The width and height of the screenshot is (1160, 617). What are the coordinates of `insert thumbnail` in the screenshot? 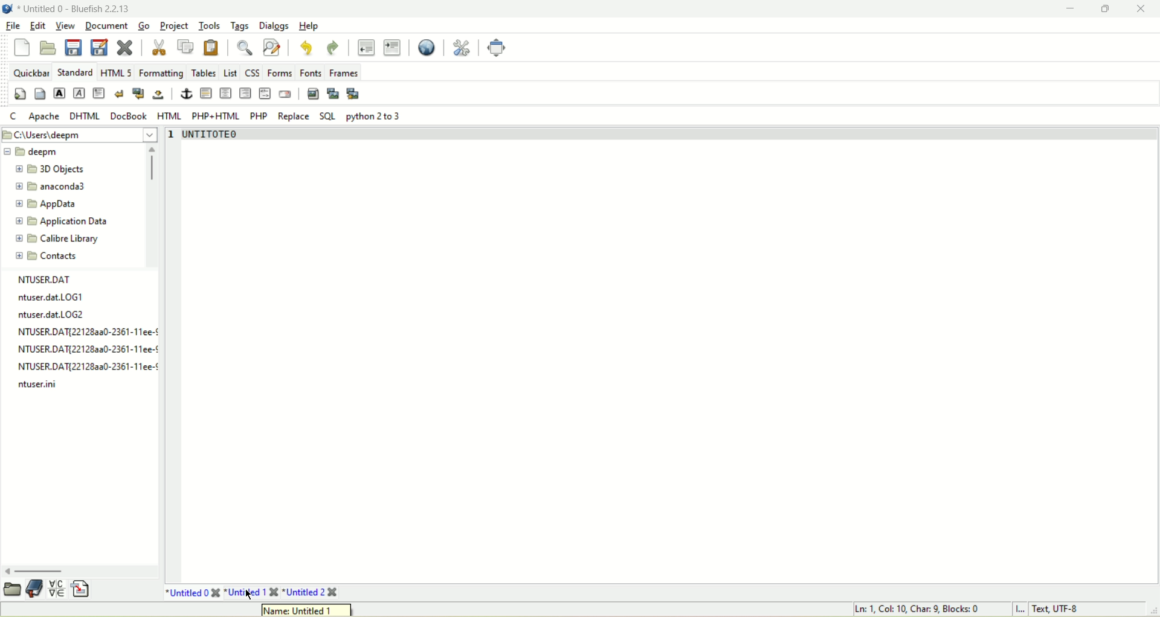 It's located at (334, 94).